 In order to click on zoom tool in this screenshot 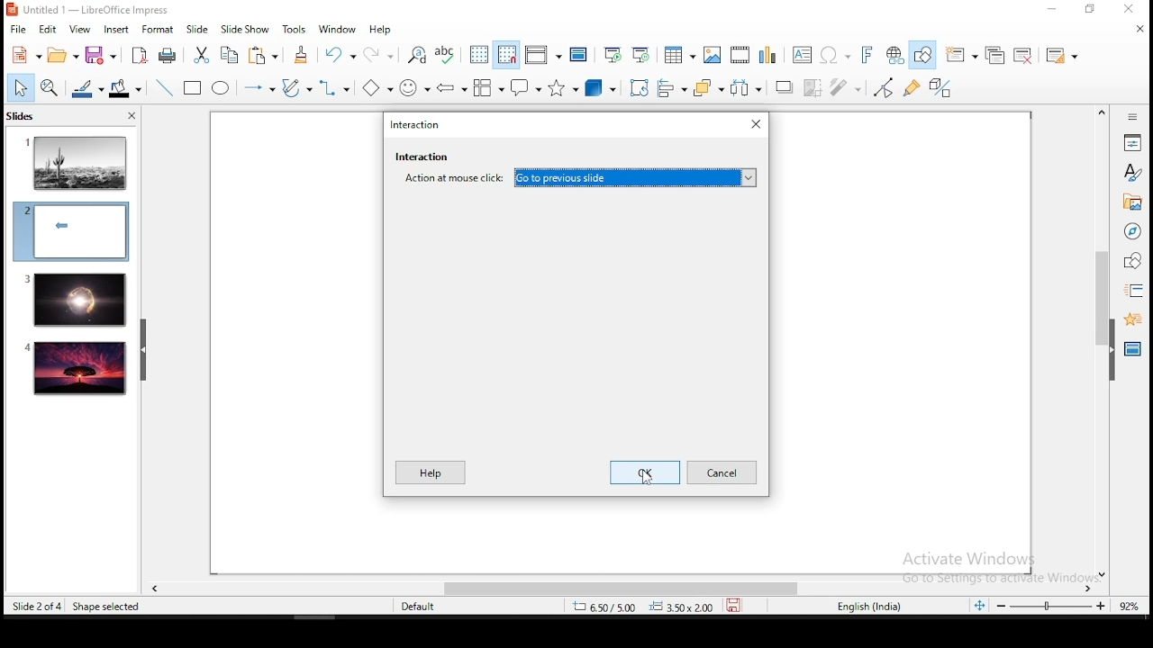, I will do `click(50, 89)`.